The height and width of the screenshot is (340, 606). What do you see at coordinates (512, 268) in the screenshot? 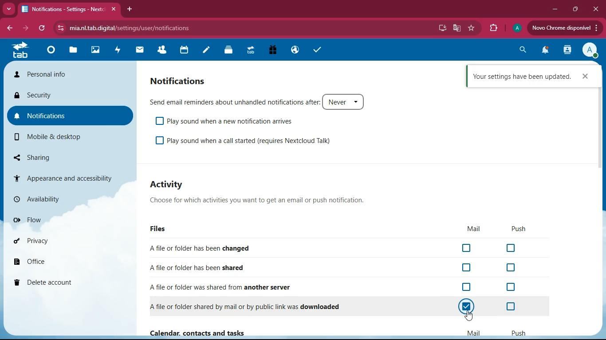
I see `off` at bounding box center [512, 268].